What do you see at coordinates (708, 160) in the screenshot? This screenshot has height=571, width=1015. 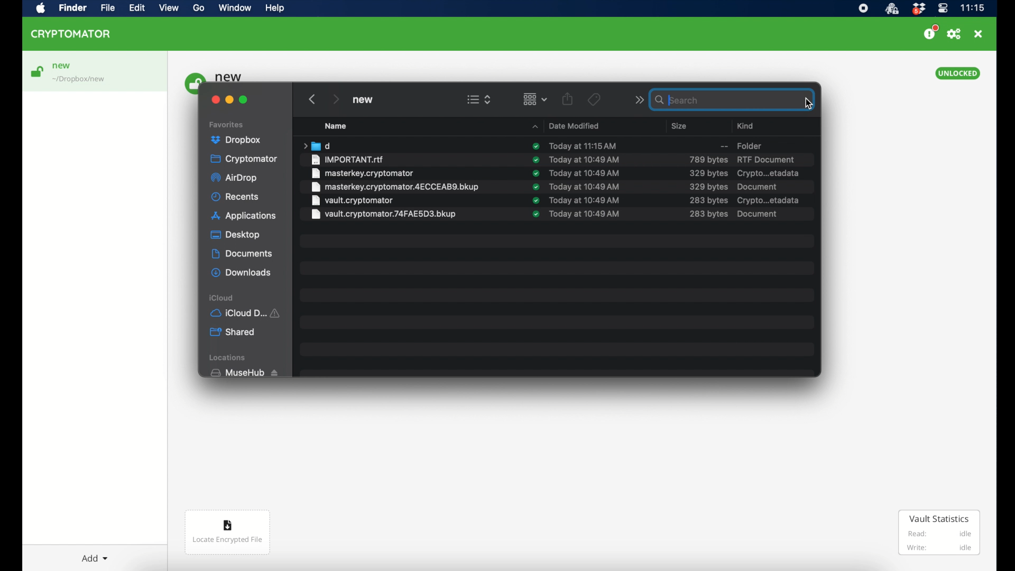 I see `size` at bounding box center [708, 160].